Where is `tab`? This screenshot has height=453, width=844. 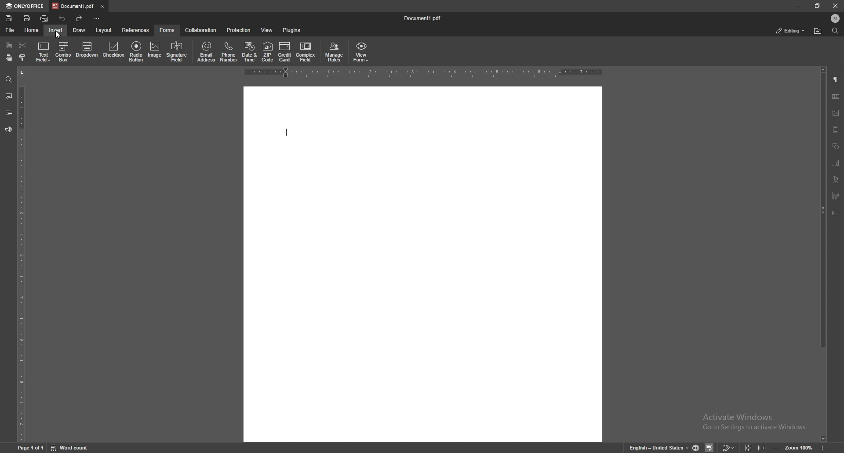 tab is located at coordinates (73, 6).